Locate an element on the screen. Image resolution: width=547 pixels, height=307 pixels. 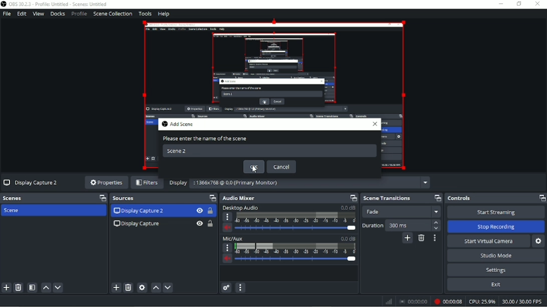
Properties is located at coordinates (105, 182).